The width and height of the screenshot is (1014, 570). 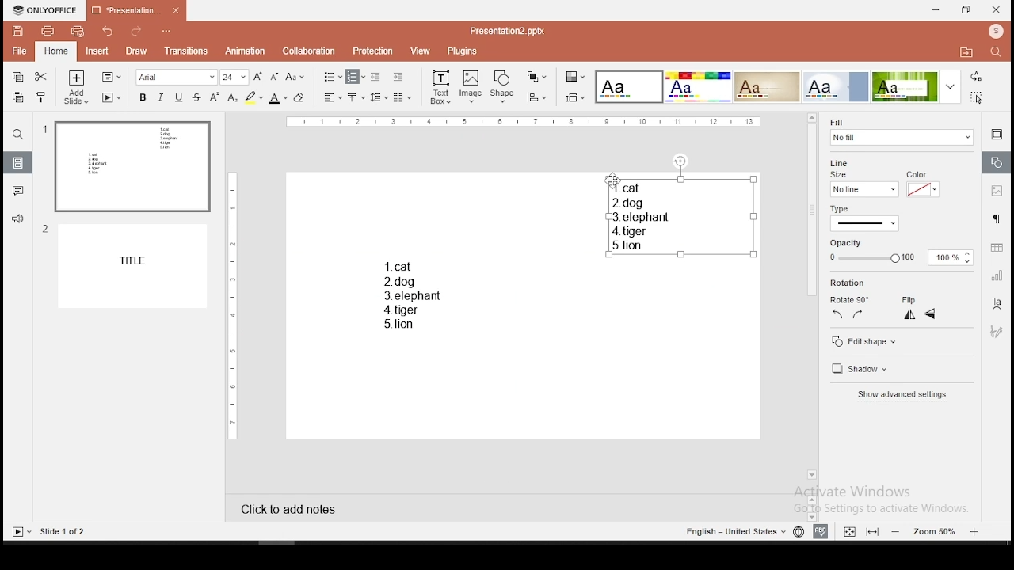 What do you see at coordinates (995, 277) in the screenshot?
I see `chart settings` at bounding box center [995, 277].